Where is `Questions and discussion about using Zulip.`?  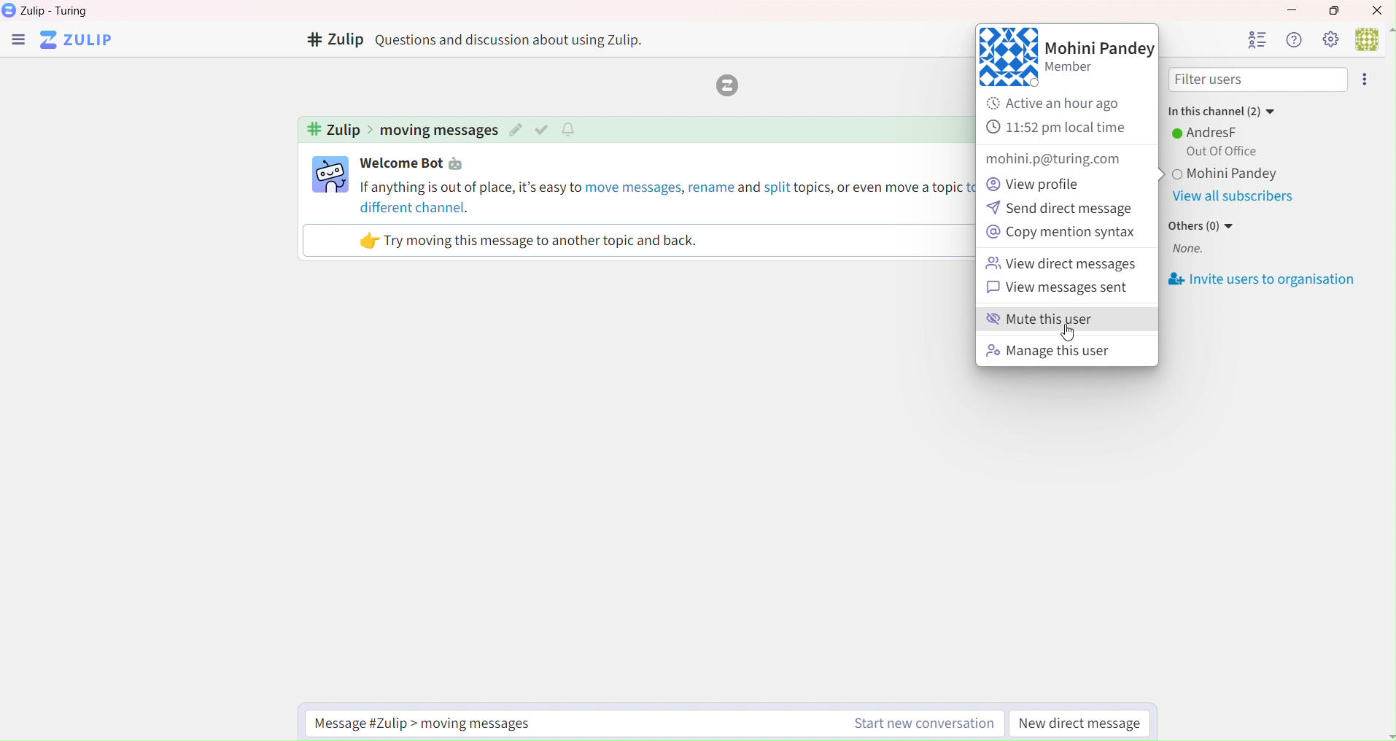 Questions and discussion about using Zulip. is located at coordinates (516, 39).